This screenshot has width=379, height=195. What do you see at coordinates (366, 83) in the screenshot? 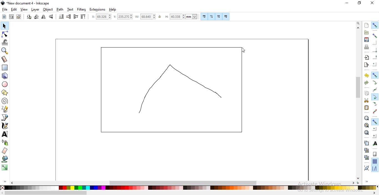
I see `redo` at bounding box center [366, 83].